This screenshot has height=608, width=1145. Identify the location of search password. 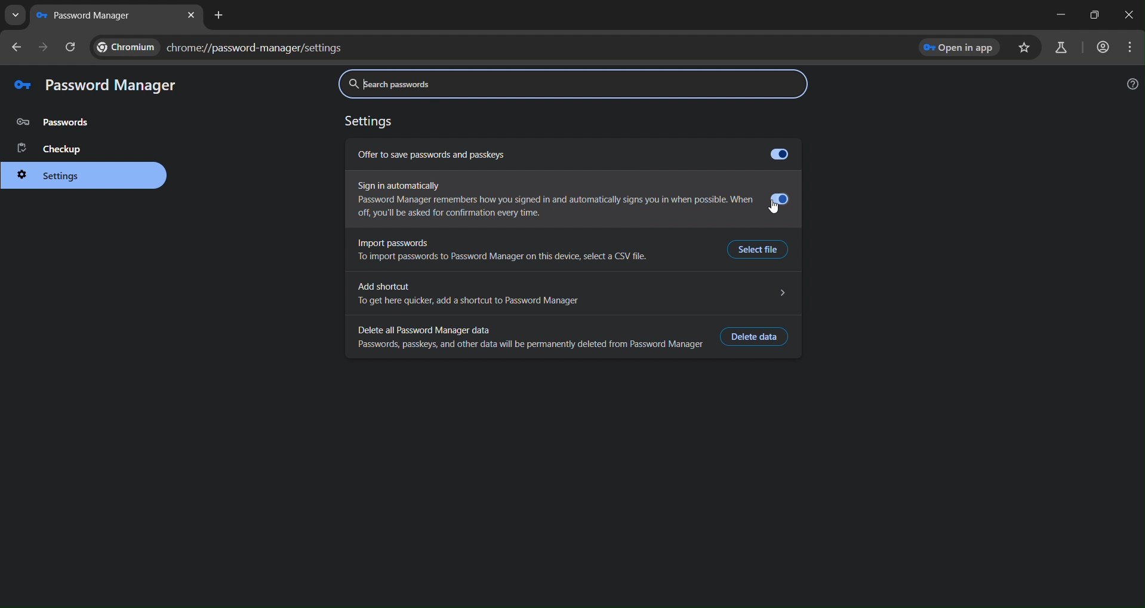
(572, 84).